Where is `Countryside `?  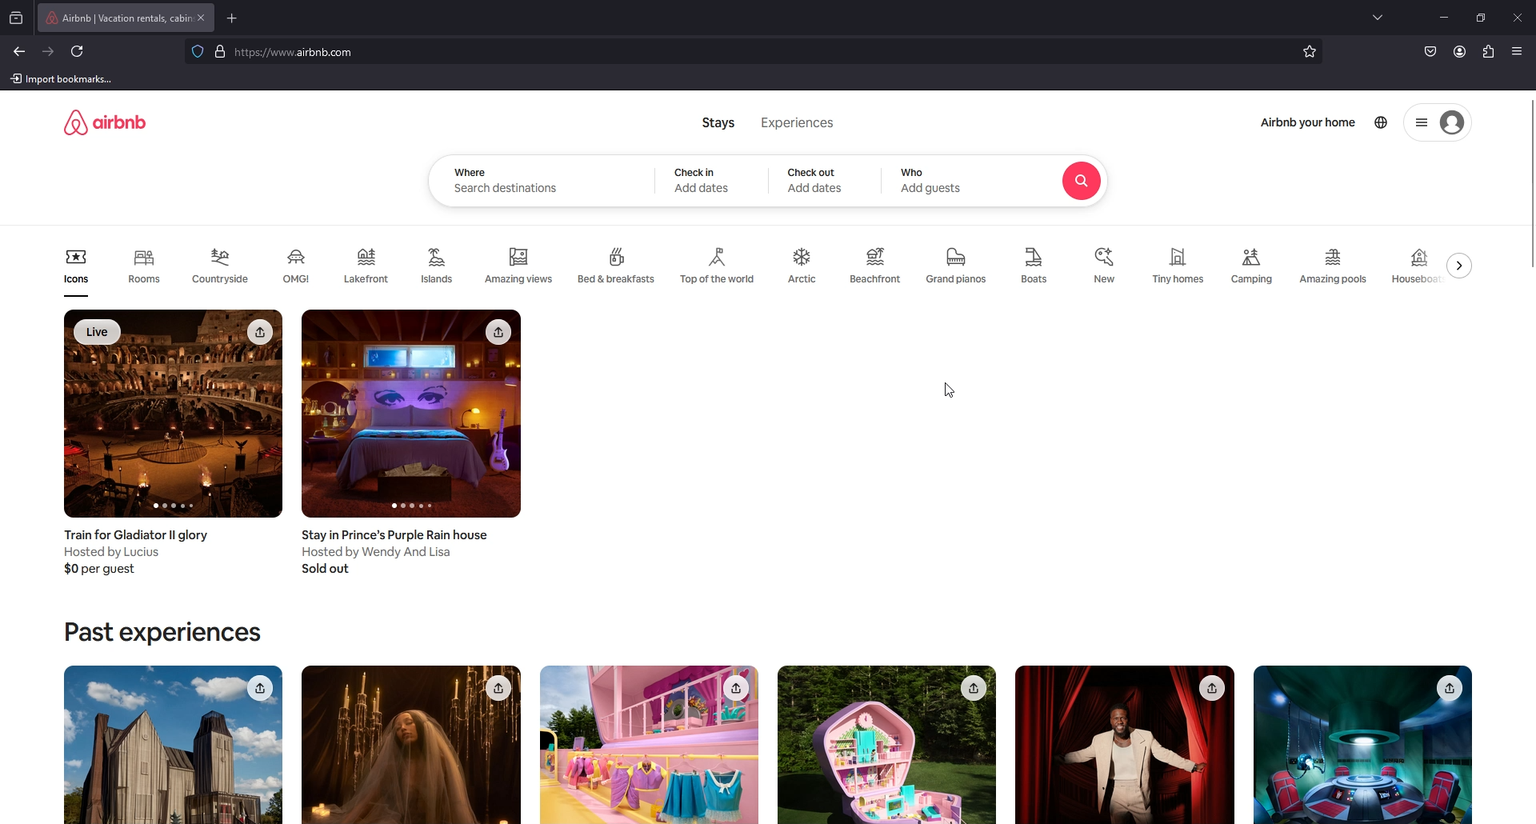
Countryside  is located at coordinates (223, 266).